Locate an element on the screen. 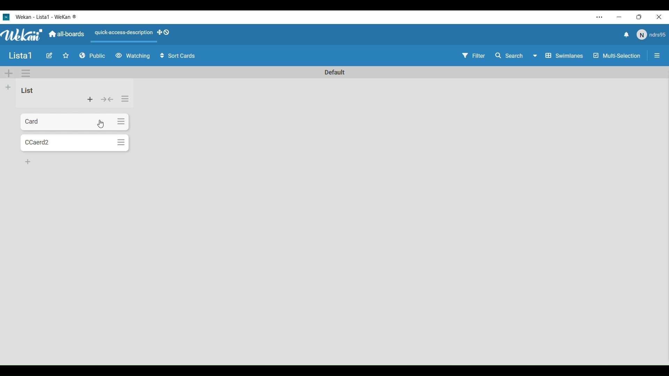 Image resolution: width=669 pixels, height=376 pixels. Actions is located at coordinates (134, 34).